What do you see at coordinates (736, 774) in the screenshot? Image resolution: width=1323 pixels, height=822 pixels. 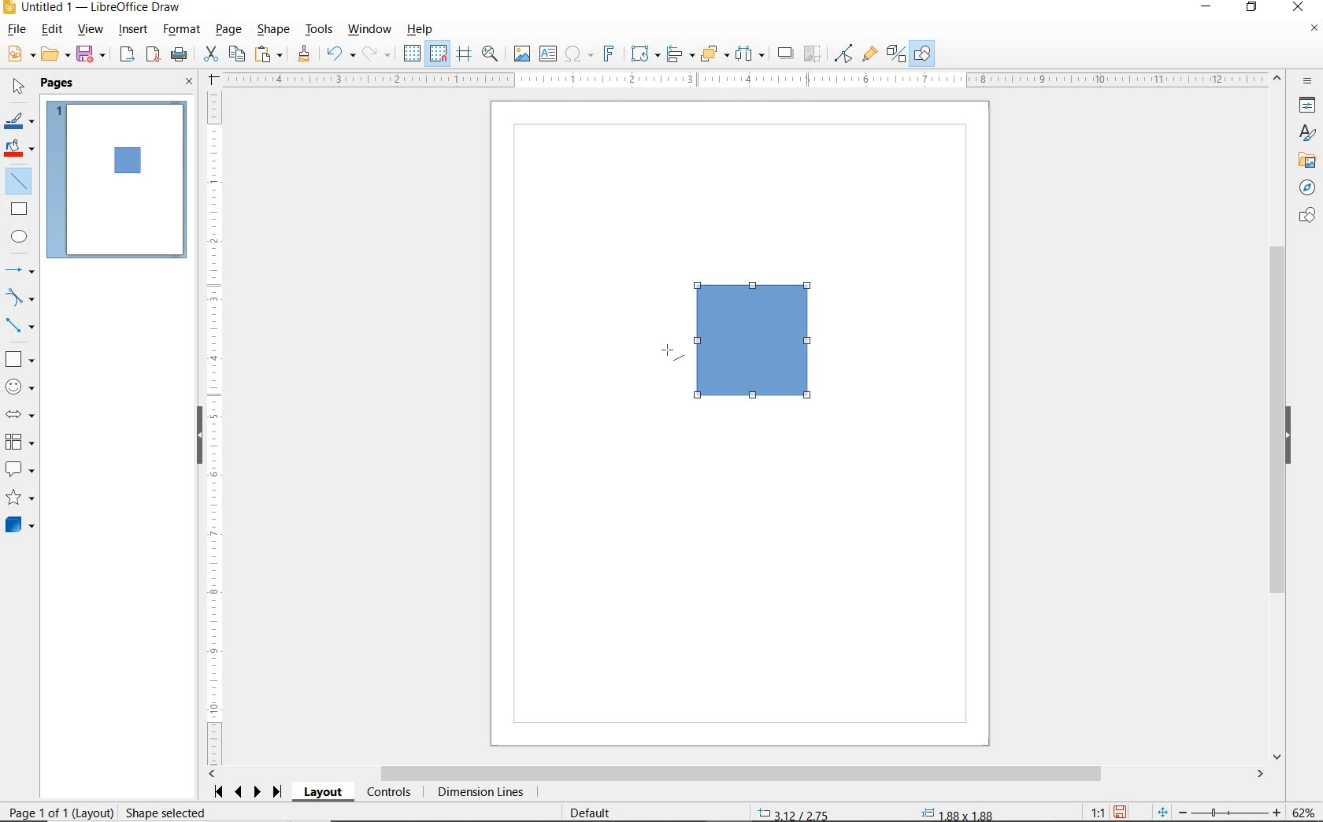 I see `SCROLLBAR` at bounding box center [736, 774].